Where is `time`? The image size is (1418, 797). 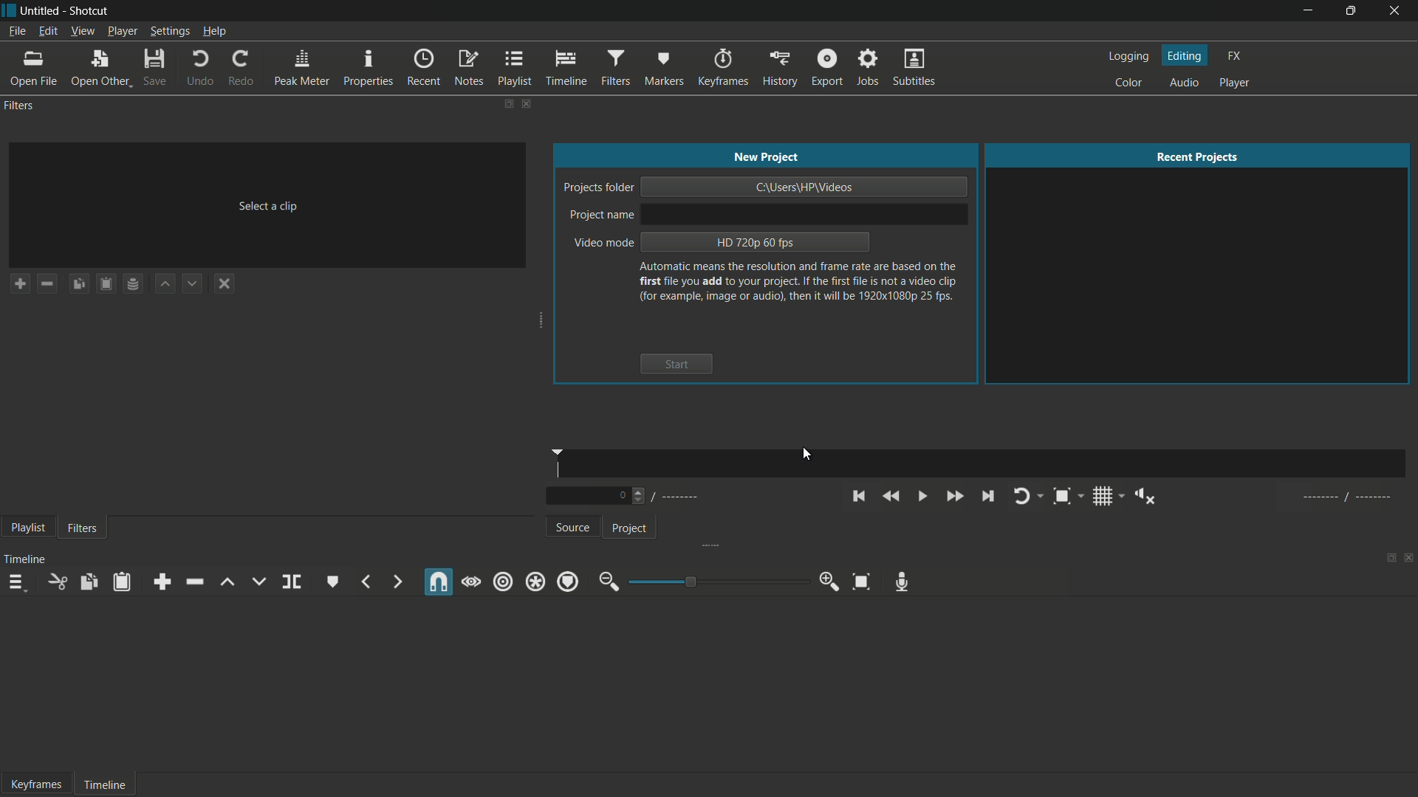 time is located at coordinates (986, 464).